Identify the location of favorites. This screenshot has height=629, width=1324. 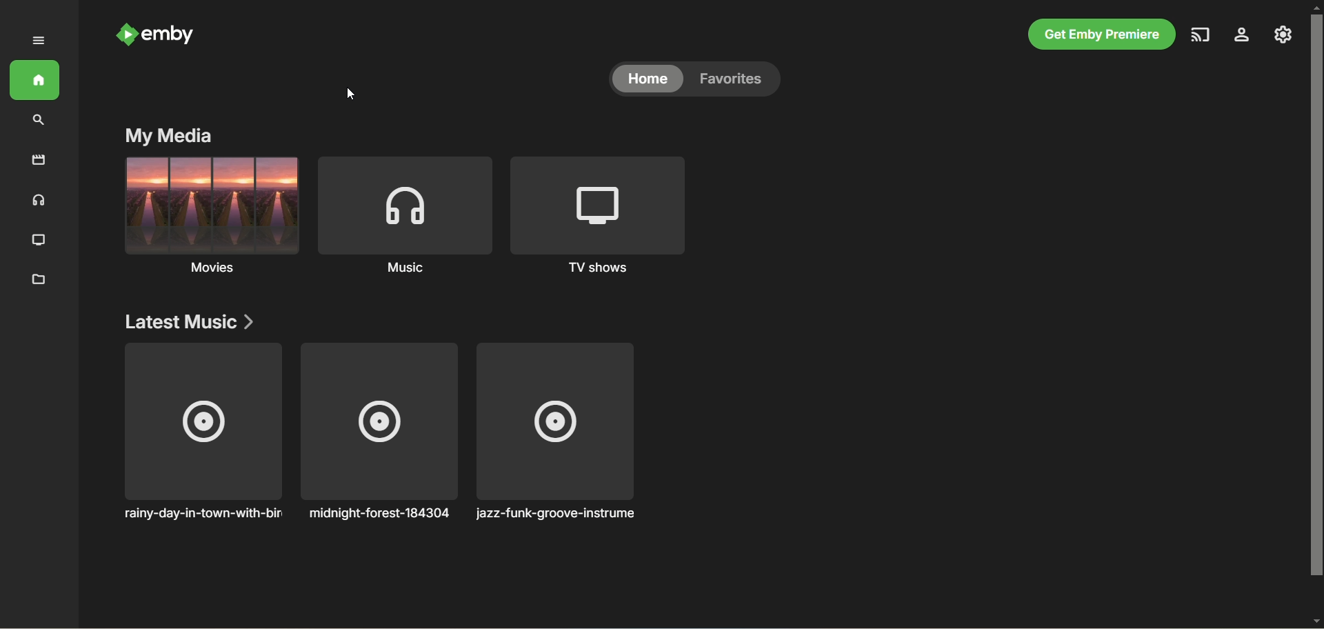
(740, 81).